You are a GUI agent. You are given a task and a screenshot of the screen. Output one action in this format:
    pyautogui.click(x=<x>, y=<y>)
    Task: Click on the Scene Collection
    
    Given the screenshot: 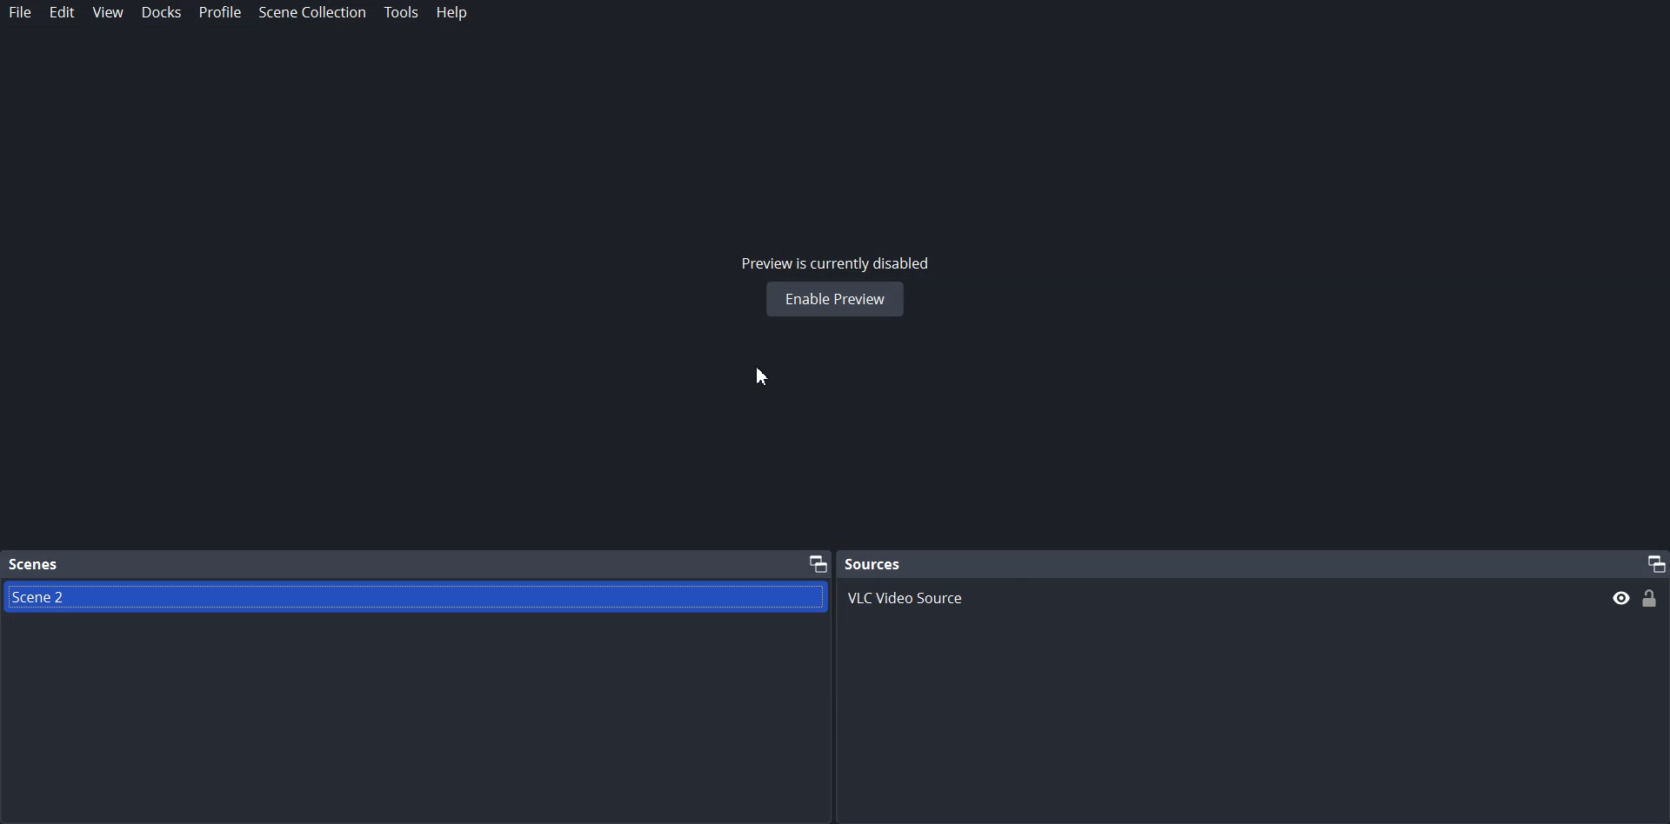 What is the action you would take?
    pyautogui.click(x=312, y=13)
    